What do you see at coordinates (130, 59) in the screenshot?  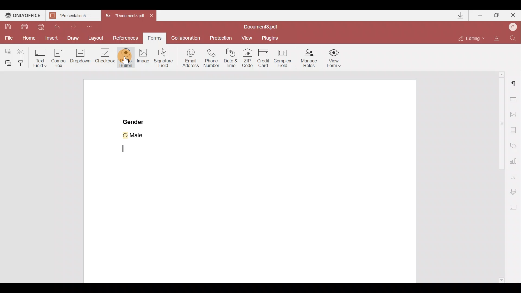 I see `Cursor` at bounding box center [130, 59].